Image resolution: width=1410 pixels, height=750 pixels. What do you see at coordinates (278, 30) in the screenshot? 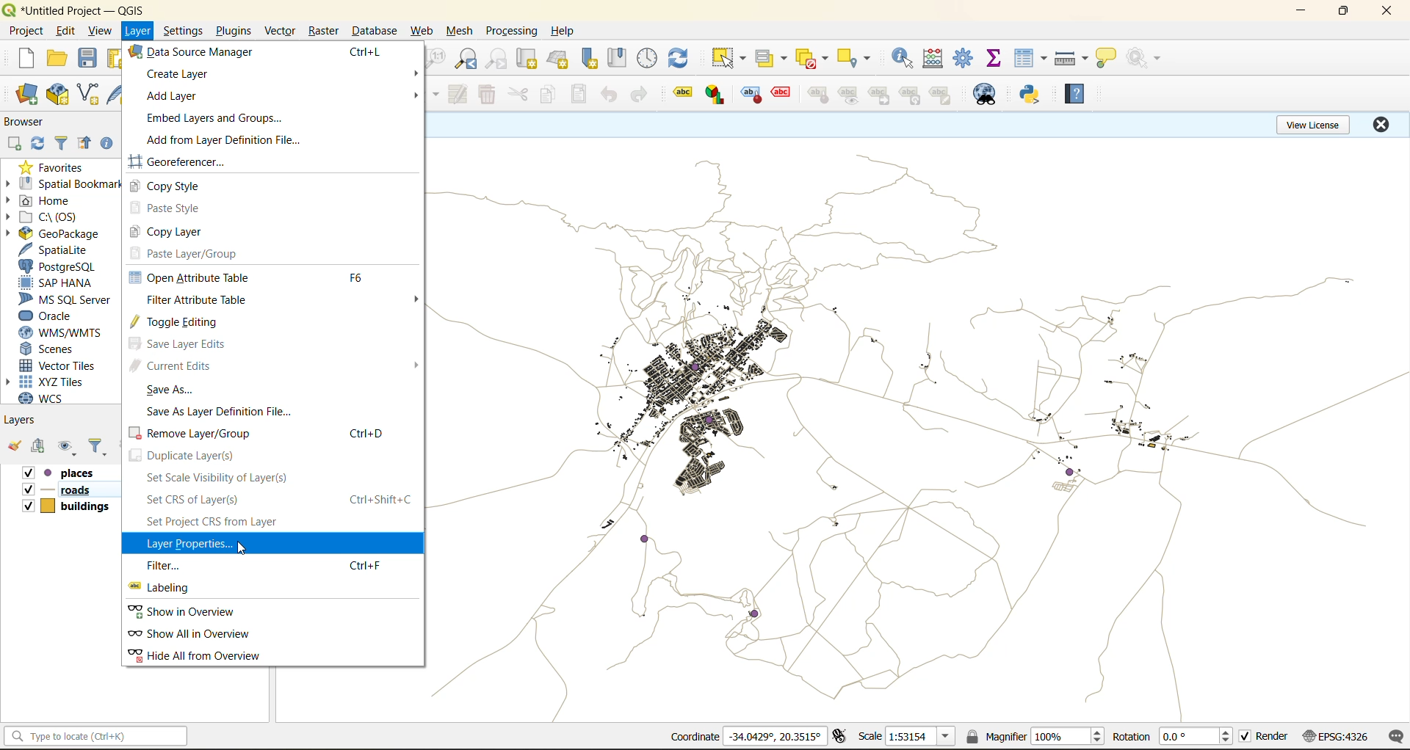
I see `vector` at bounding box center [278, 30].